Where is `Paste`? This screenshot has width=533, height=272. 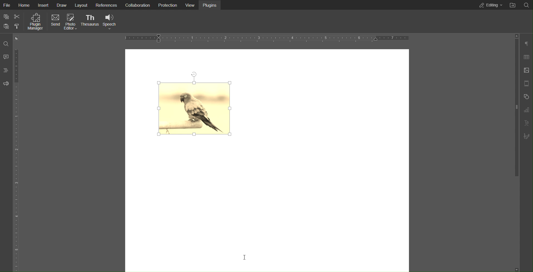 Paste is located at coordinates (6, 26).